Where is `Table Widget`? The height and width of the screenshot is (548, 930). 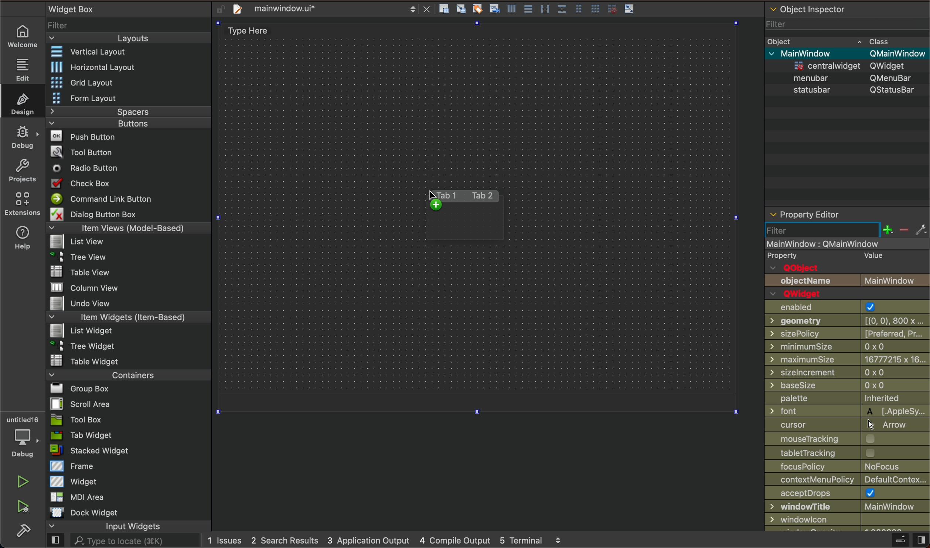
Table Widget is located at coordinates (81, 360).